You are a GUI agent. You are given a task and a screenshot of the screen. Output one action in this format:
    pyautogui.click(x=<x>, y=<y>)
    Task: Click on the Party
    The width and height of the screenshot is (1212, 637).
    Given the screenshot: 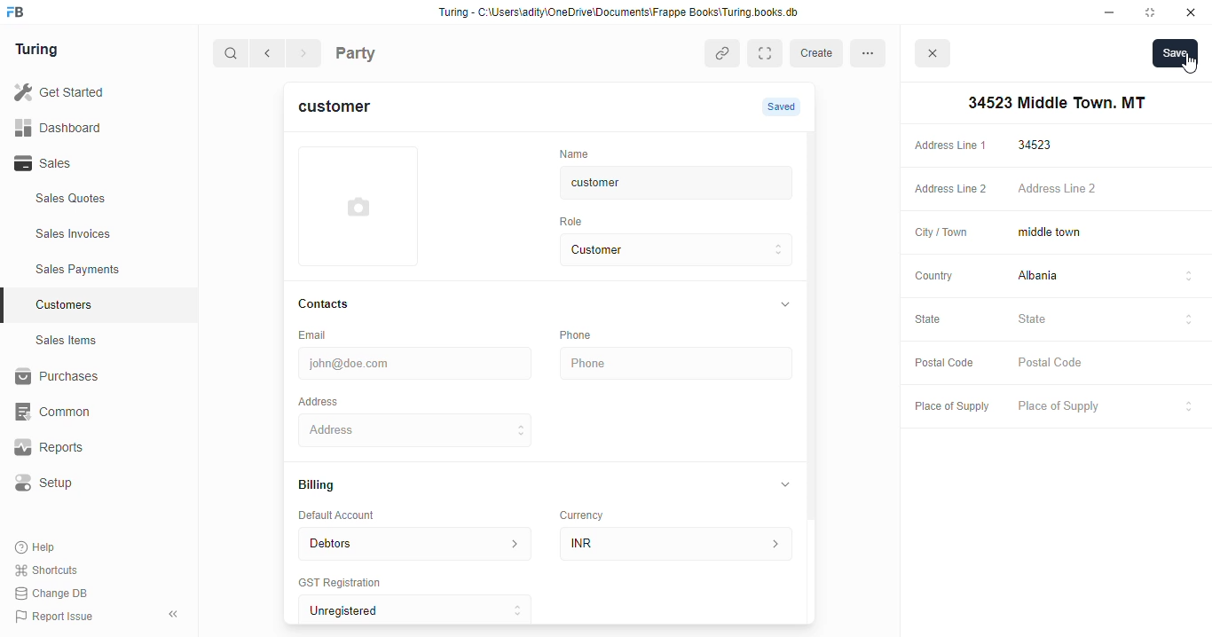 What is the action you would take?
    pyautogui.click(x=392, y=51)
    